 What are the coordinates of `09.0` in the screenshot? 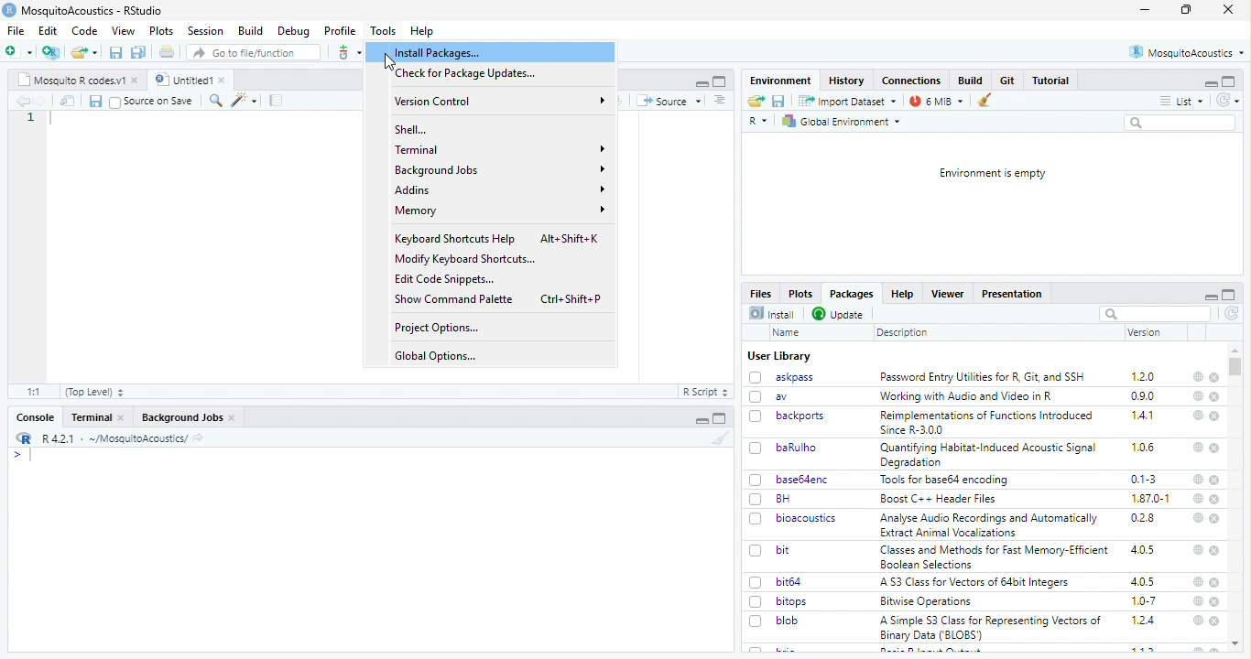 It's located at (1143, 396).